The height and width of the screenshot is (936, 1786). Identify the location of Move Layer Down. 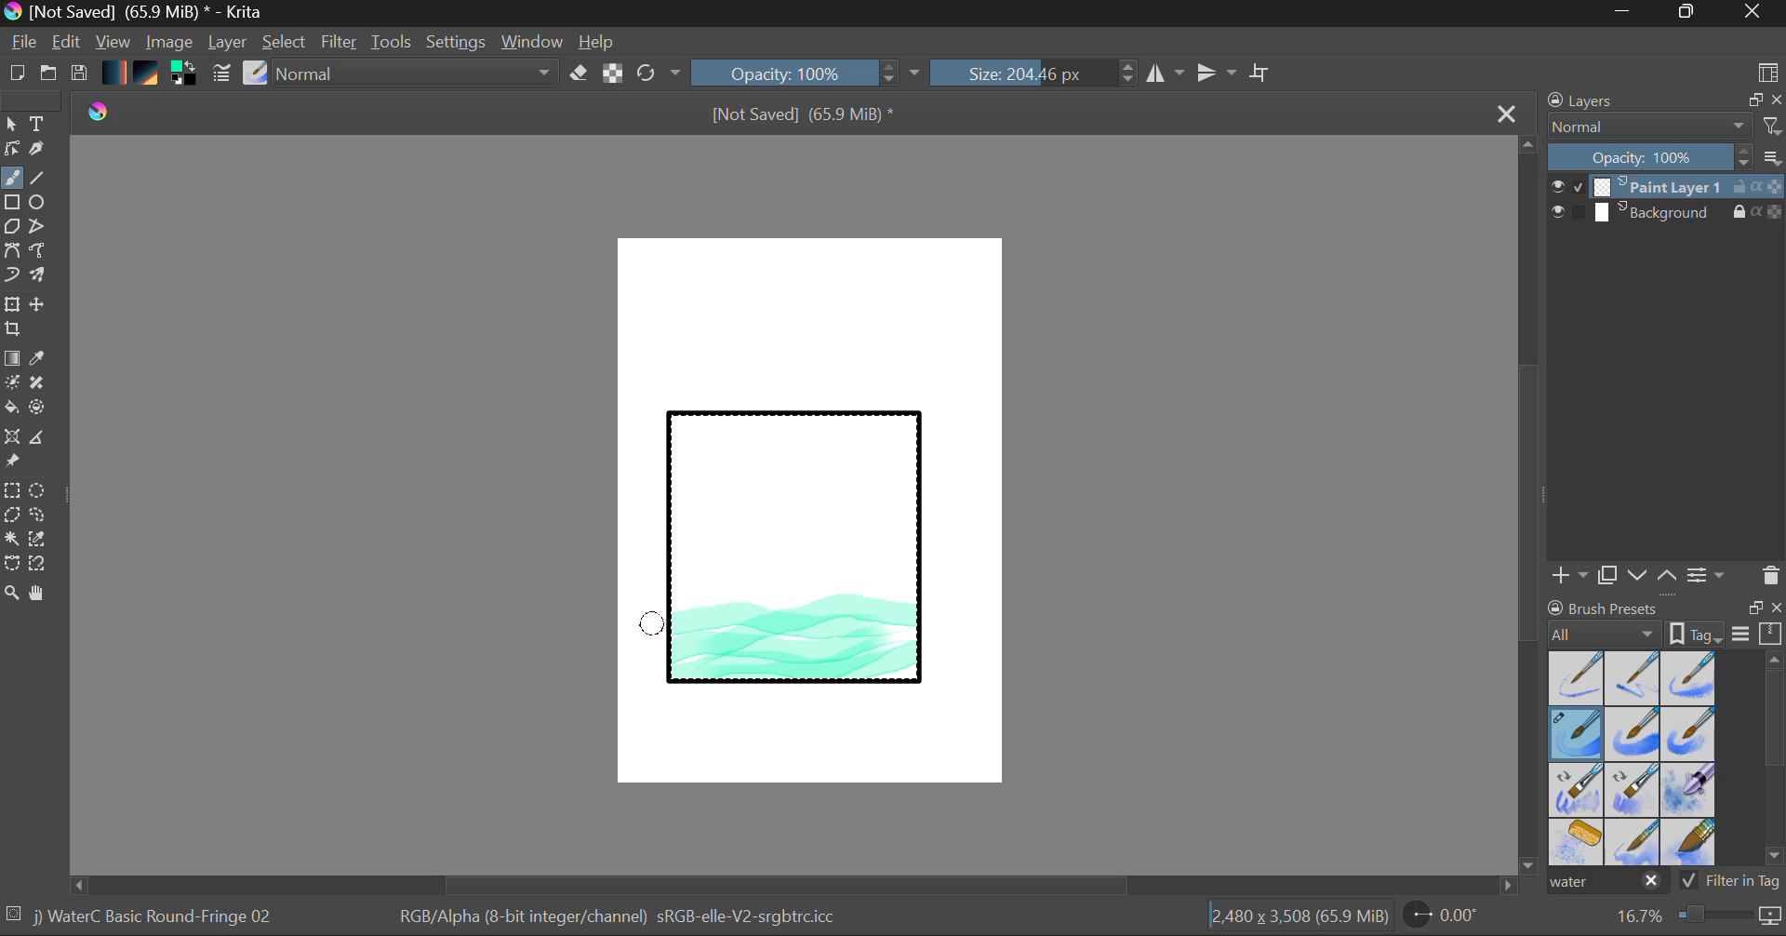
(1639, 576).